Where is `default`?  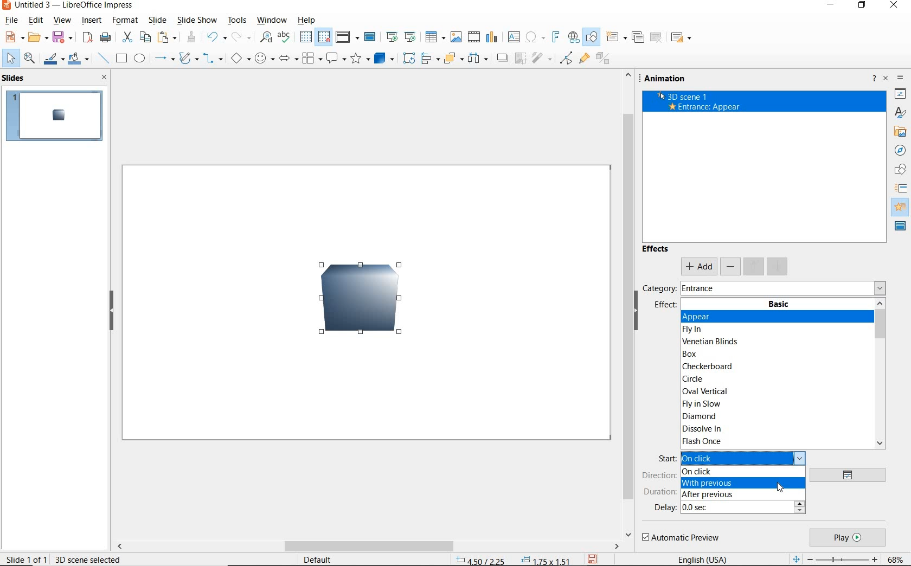 default is located at coordinates (316, 558).